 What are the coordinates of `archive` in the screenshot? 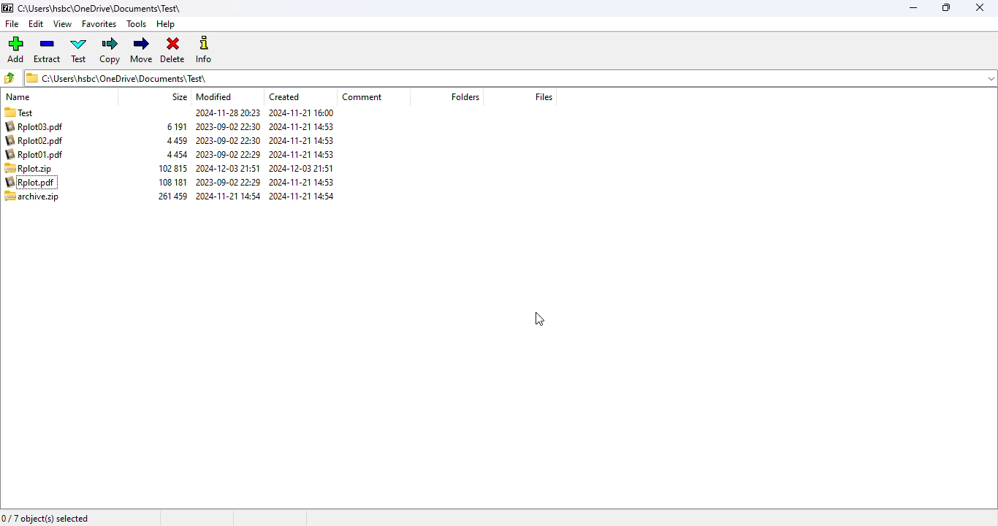 It's located at (40, 198).